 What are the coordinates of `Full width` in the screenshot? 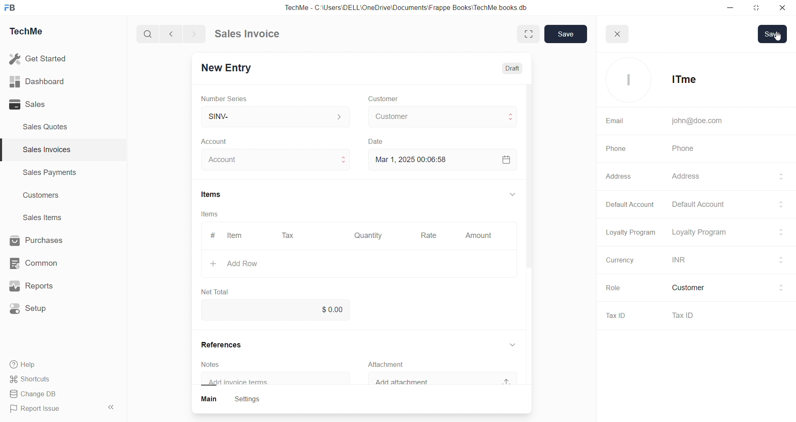 It's located at (521, 33).